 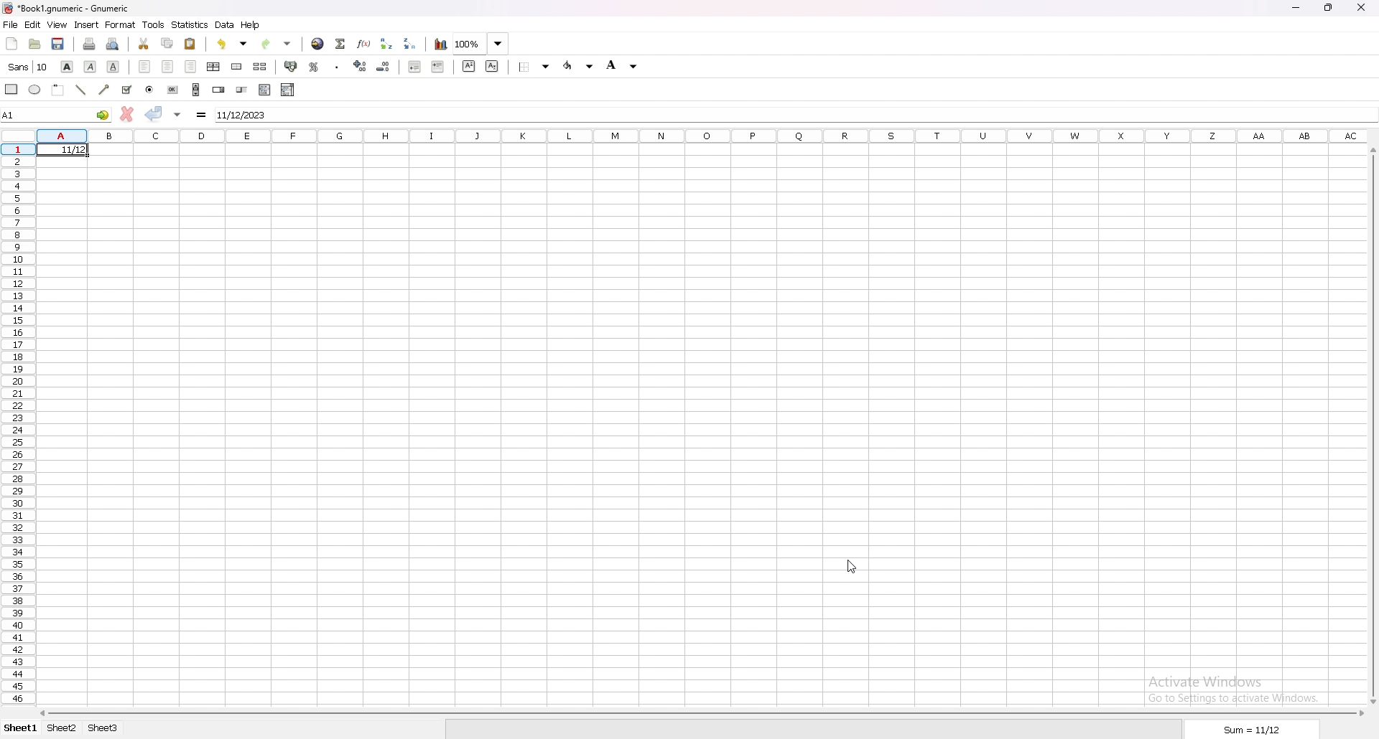 I want to click on accept changes in all cells, so click(x=178, y=114).